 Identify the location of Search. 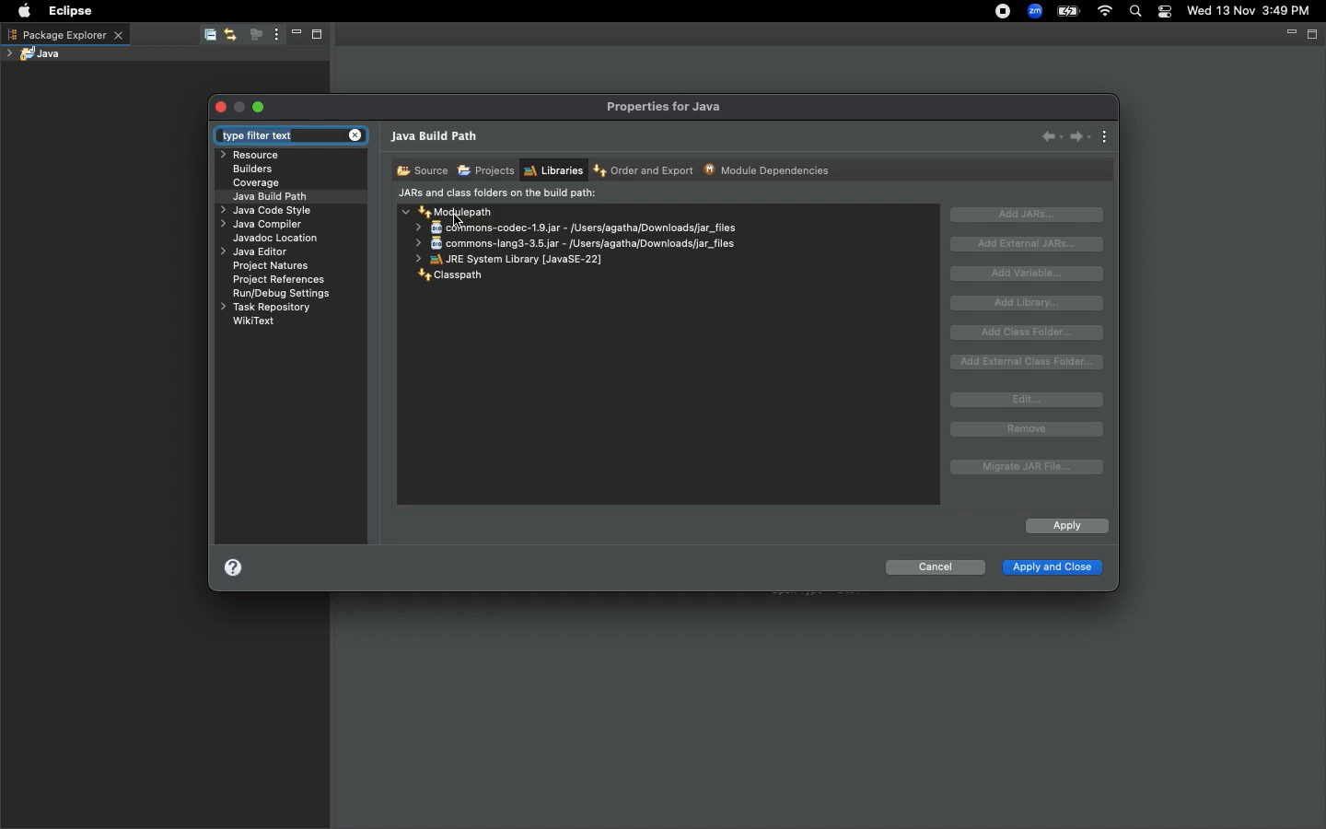
(1136, 13).